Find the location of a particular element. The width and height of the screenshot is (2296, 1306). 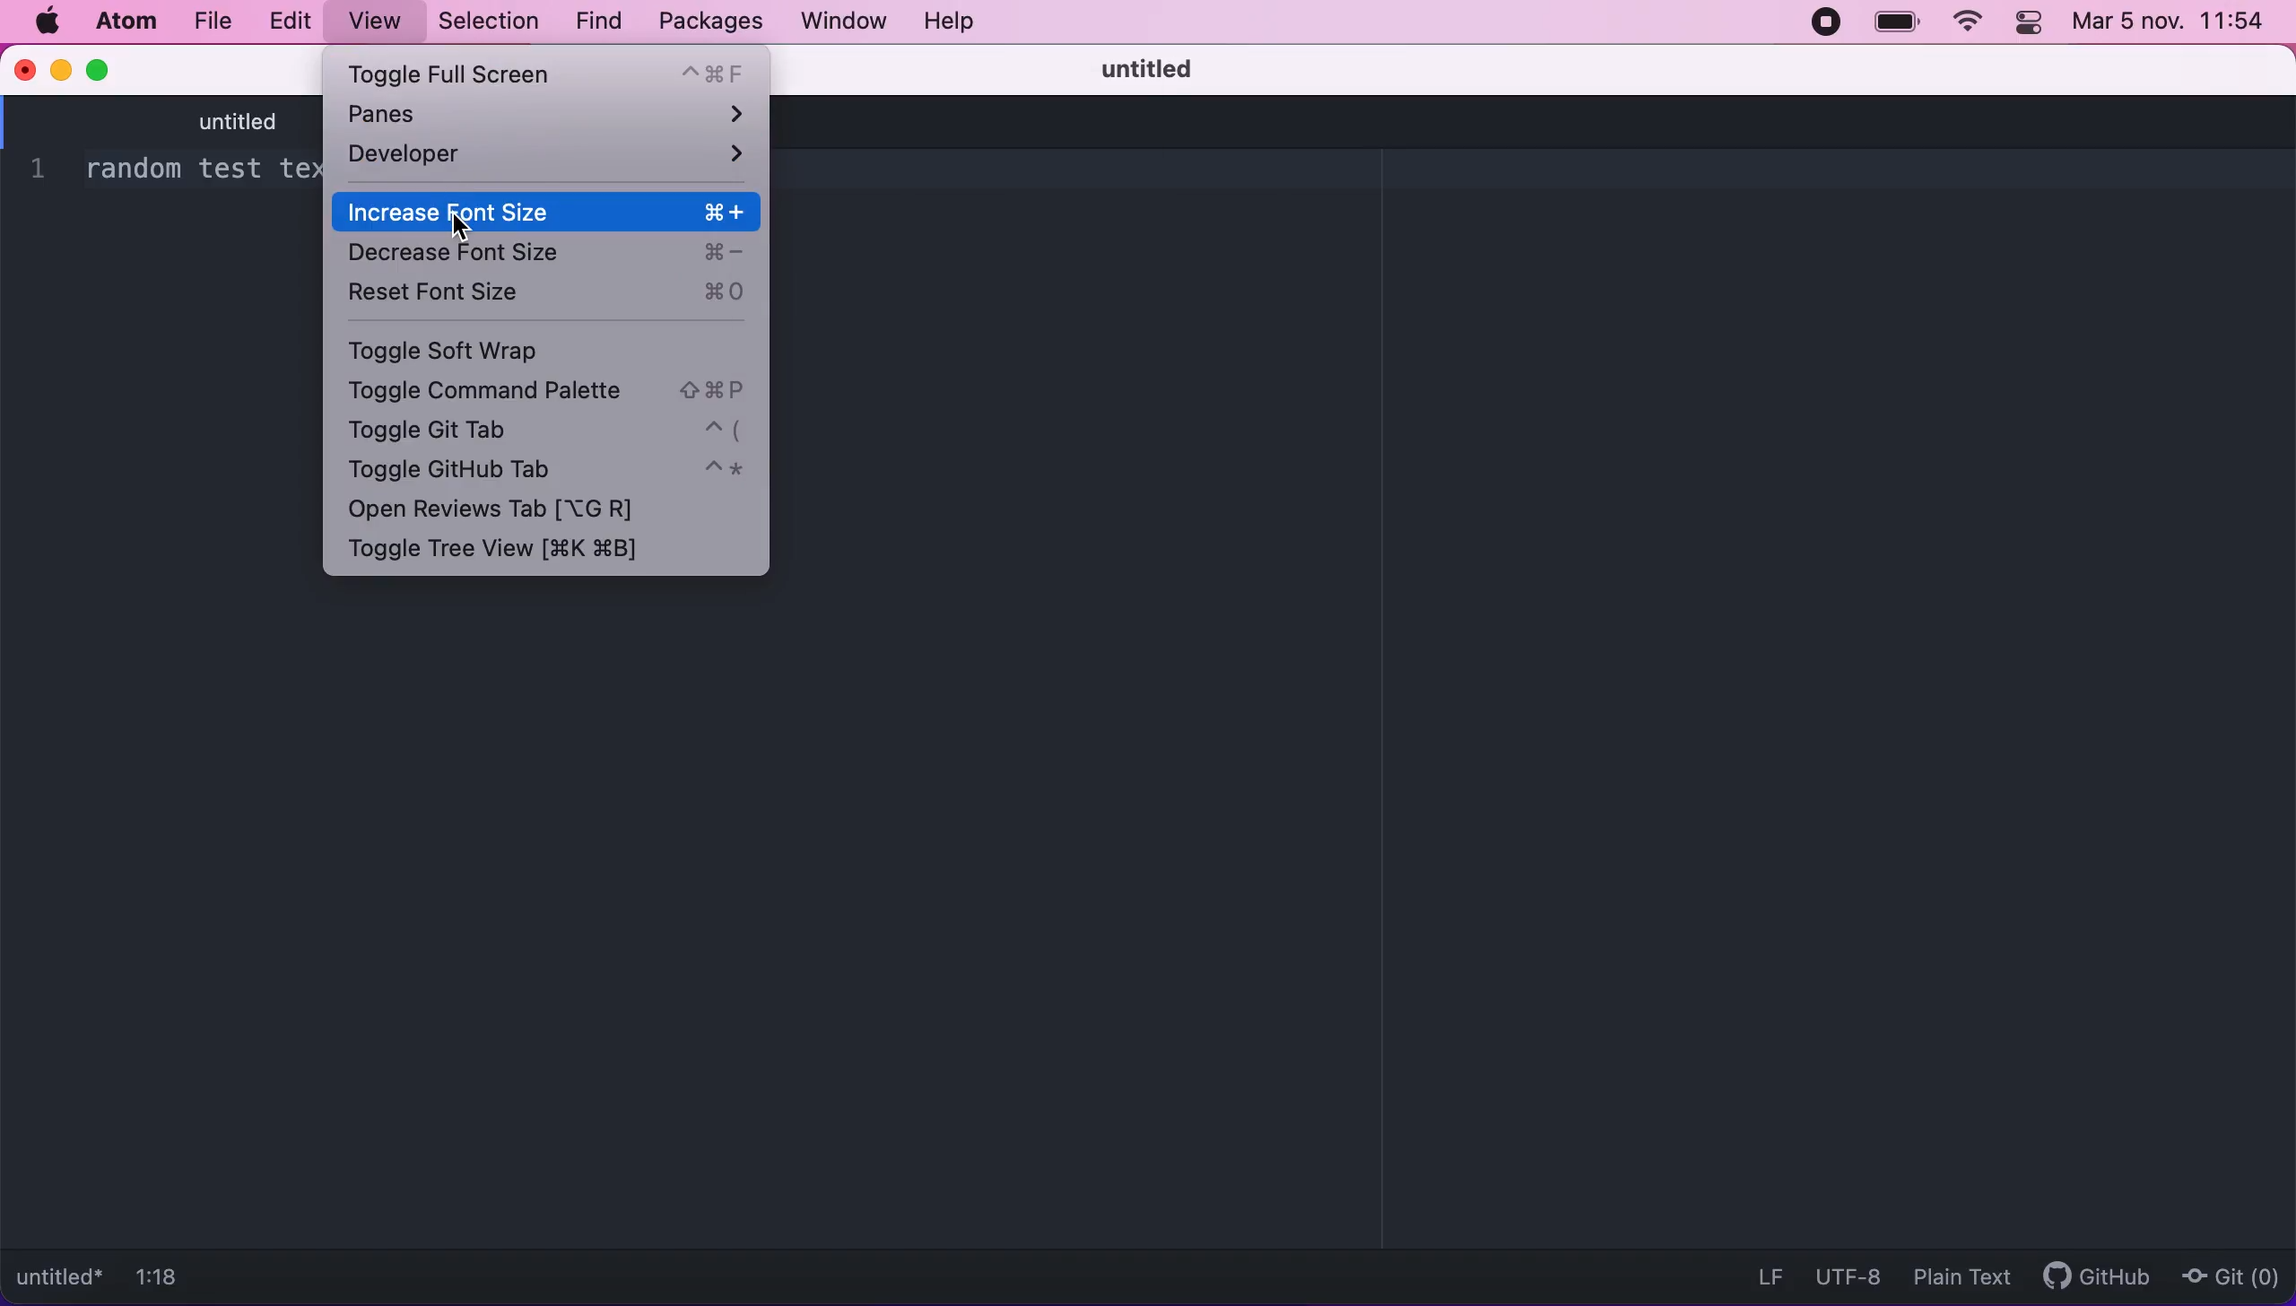

toggle command palette is located at coordinates (551, 392).